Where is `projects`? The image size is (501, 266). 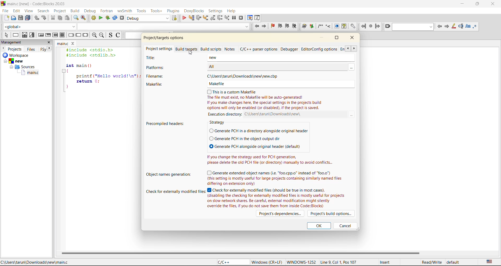
projects is located at coordinates (16, 49).